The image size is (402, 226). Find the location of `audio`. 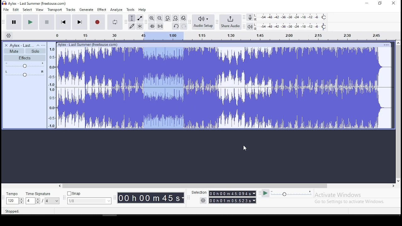

audio is located at coordinates (22, 46).